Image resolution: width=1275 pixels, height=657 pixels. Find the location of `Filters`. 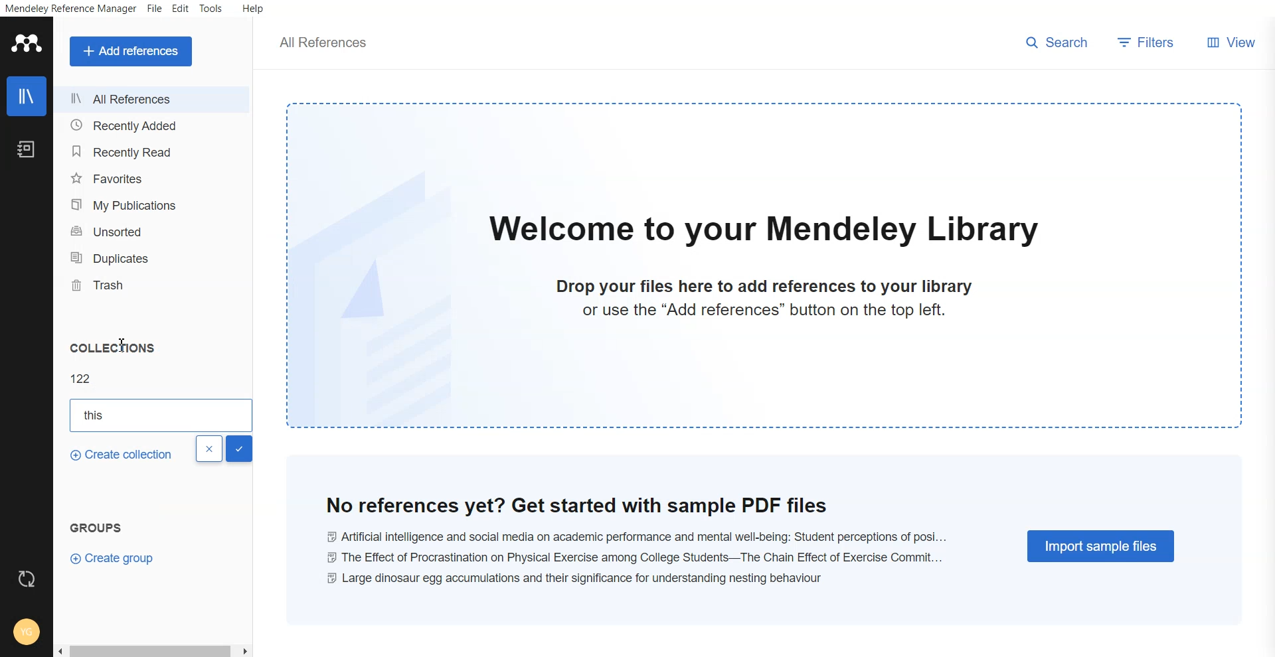

Filters is located at coordinates (1146, 42).